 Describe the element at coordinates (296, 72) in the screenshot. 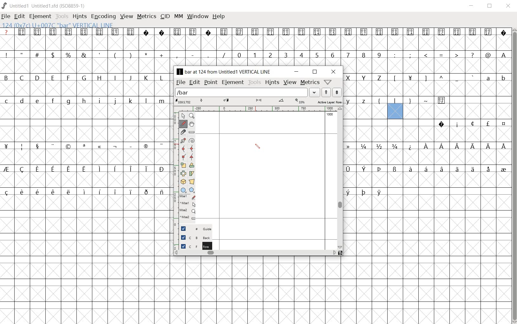

I see `minimize` at that location.